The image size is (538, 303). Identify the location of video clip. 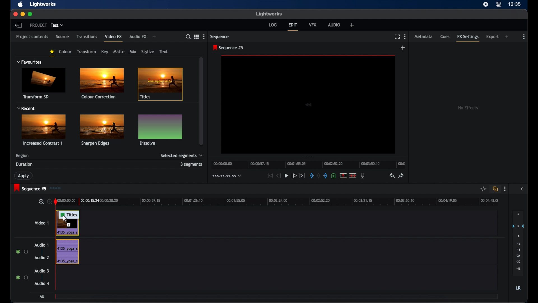
(69, 228).